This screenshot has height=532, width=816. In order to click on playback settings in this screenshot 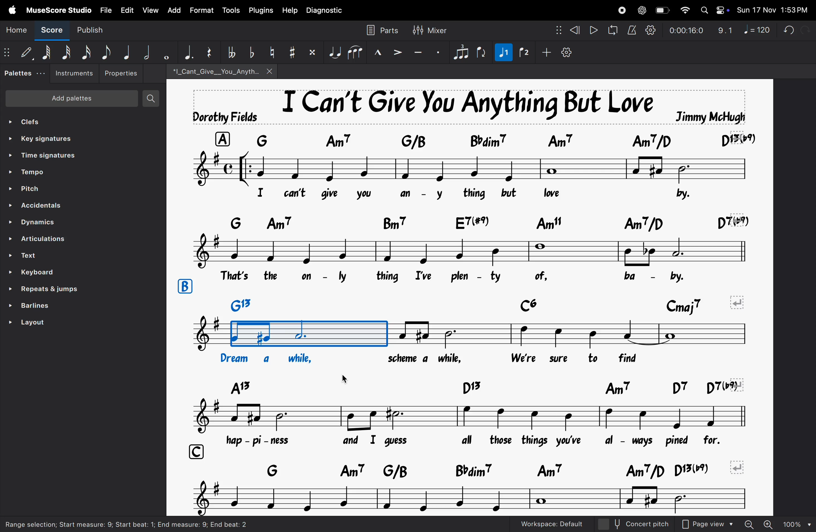, I will do `click(650, 28)`.